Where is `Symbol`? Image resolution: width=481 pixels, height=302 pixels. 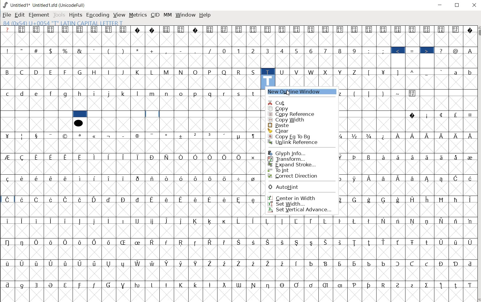 Symbol is located at coordinates (37, 178).